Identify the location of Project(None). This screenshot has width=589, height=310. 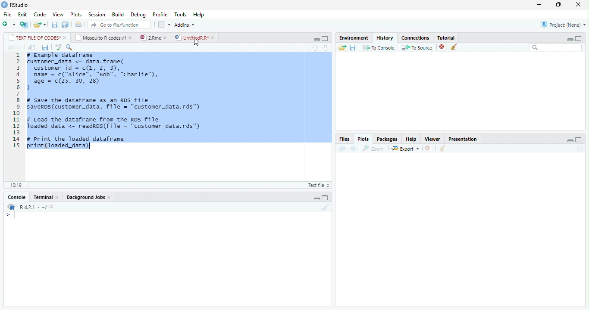
(564, 25).